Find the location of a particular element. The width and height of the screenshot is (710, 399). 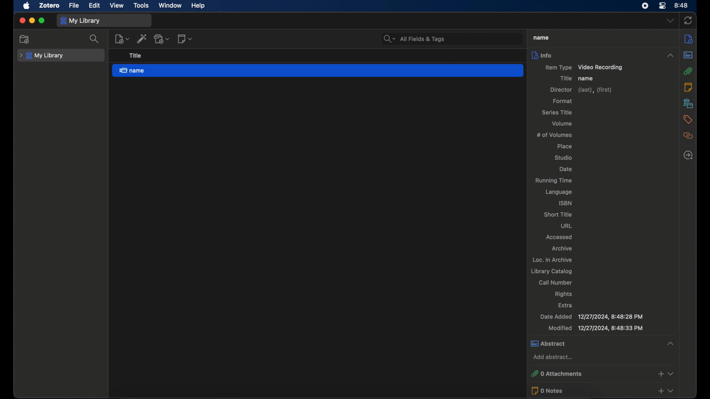

attachments is located at coordinates (688, 71).